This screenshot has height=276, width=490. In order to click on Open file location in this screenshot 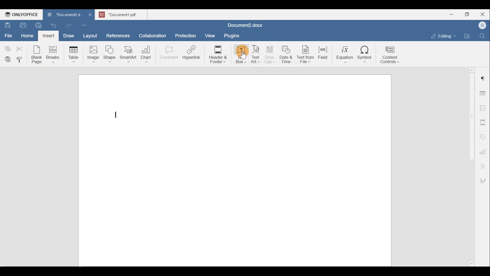, I will do `click(467, 37)`.